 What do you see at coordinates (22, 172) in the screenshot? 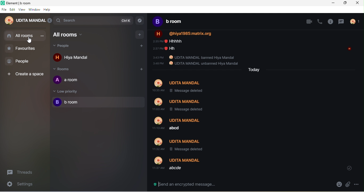
I see `threads` at bounding box center [22, 172].